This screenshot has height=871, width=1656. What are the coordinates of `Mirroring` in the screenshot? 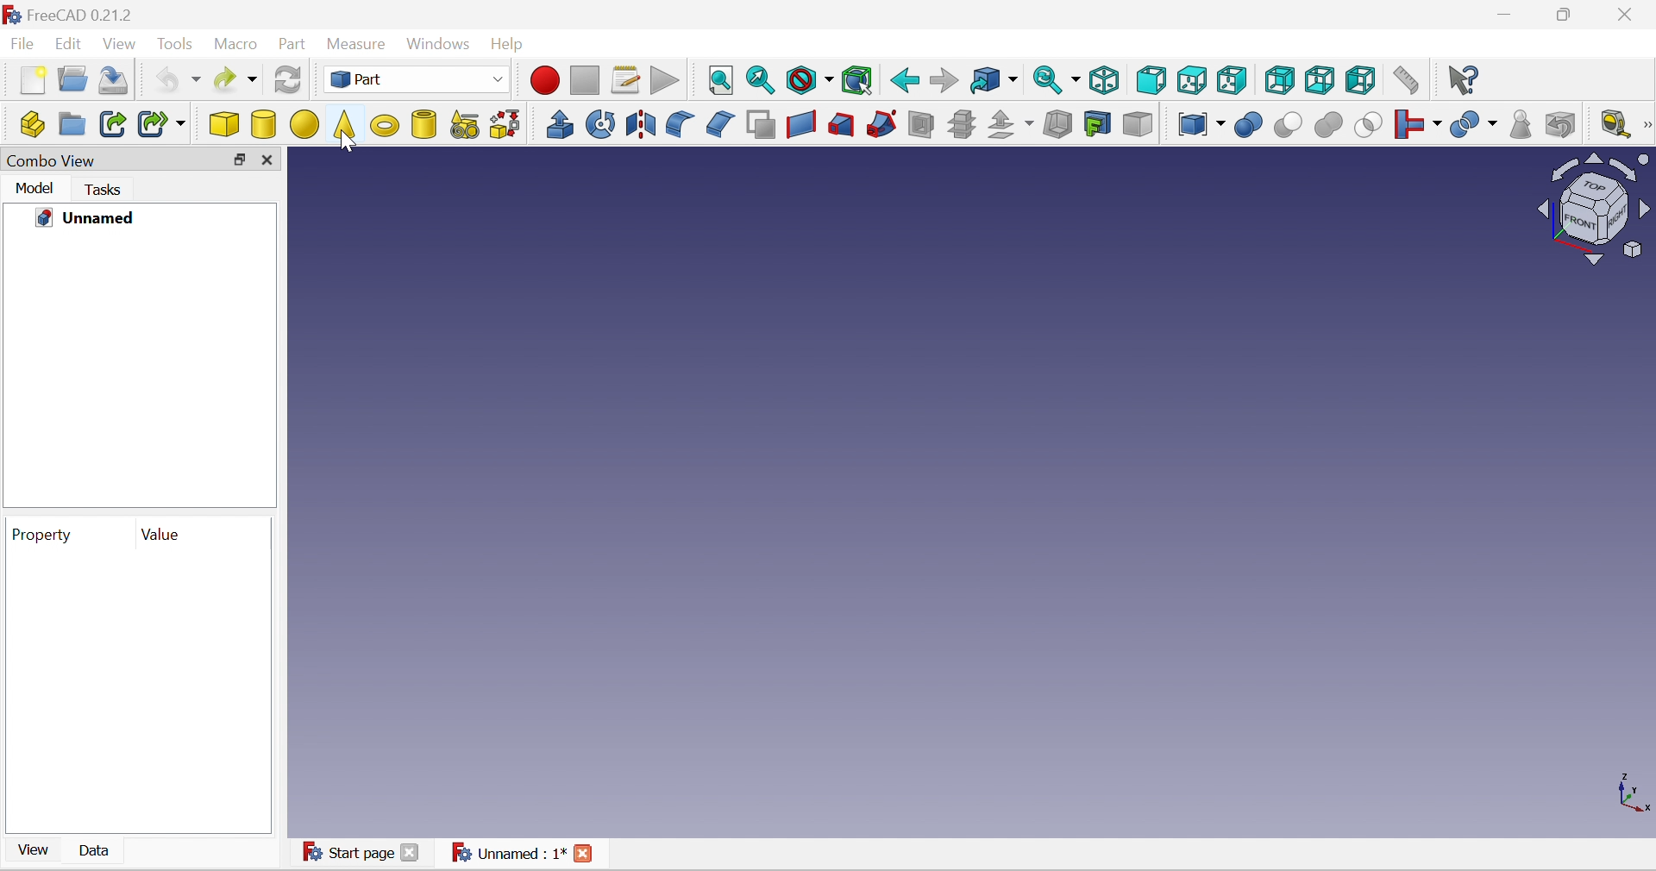 It's located at (642, 125).